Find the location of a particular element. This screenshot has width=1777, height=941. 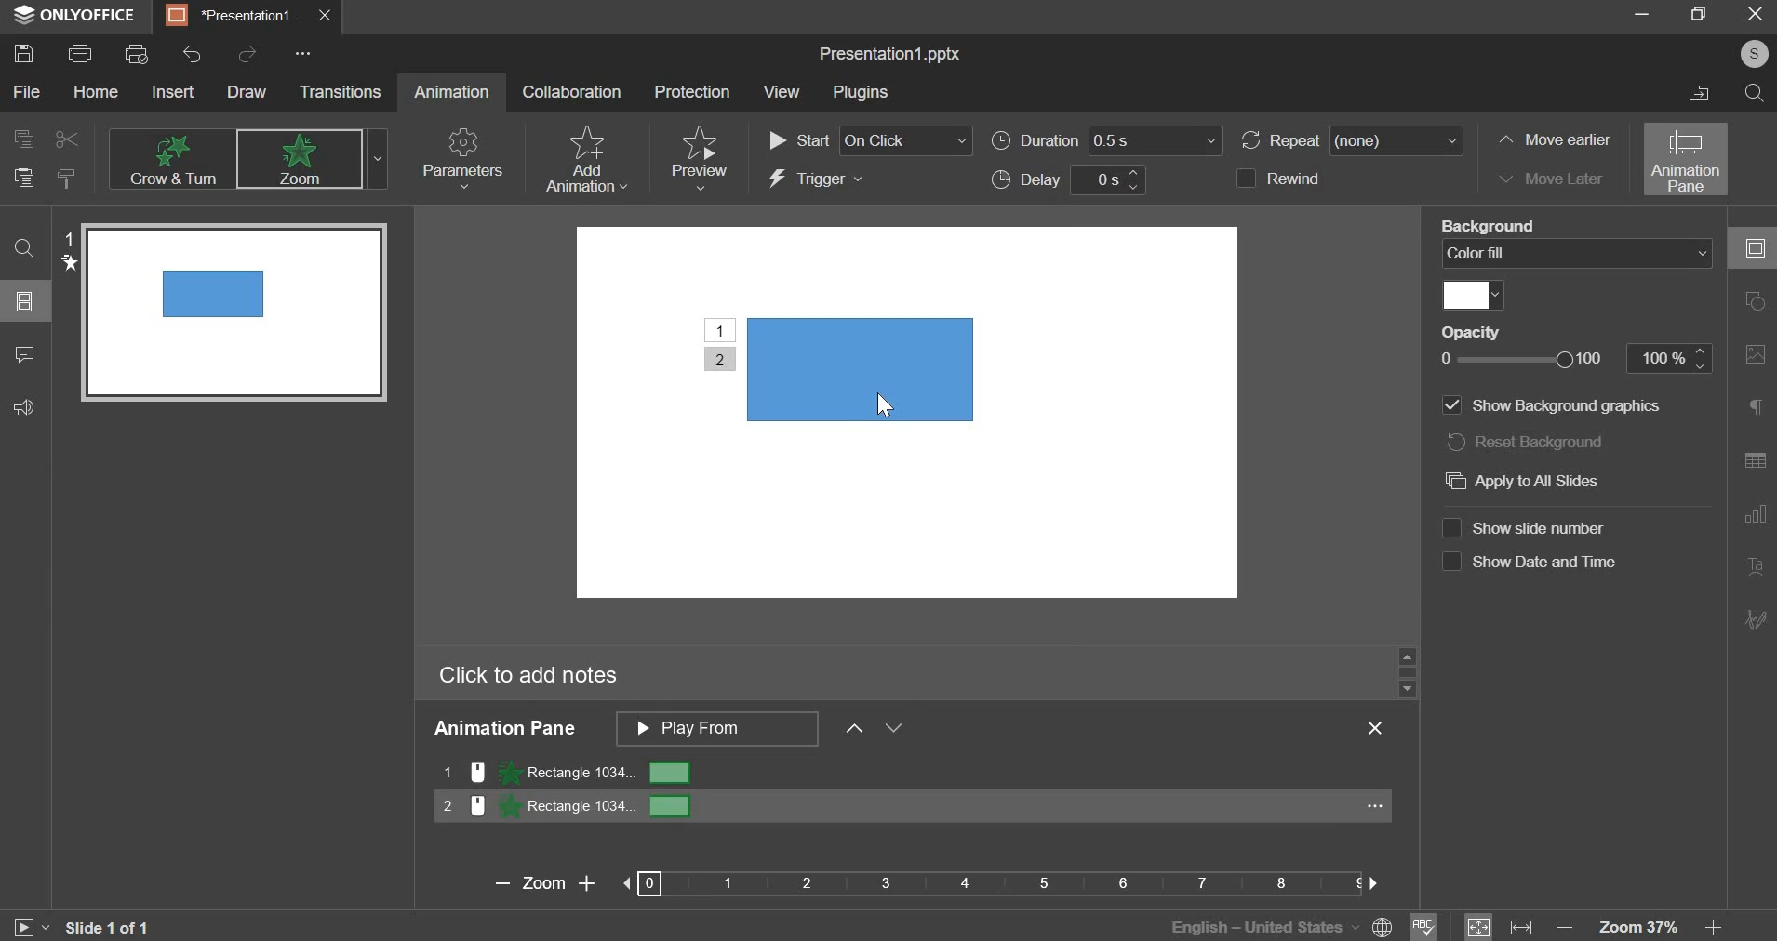

Insert Audio/Video is located at coordinates (1757, 566).